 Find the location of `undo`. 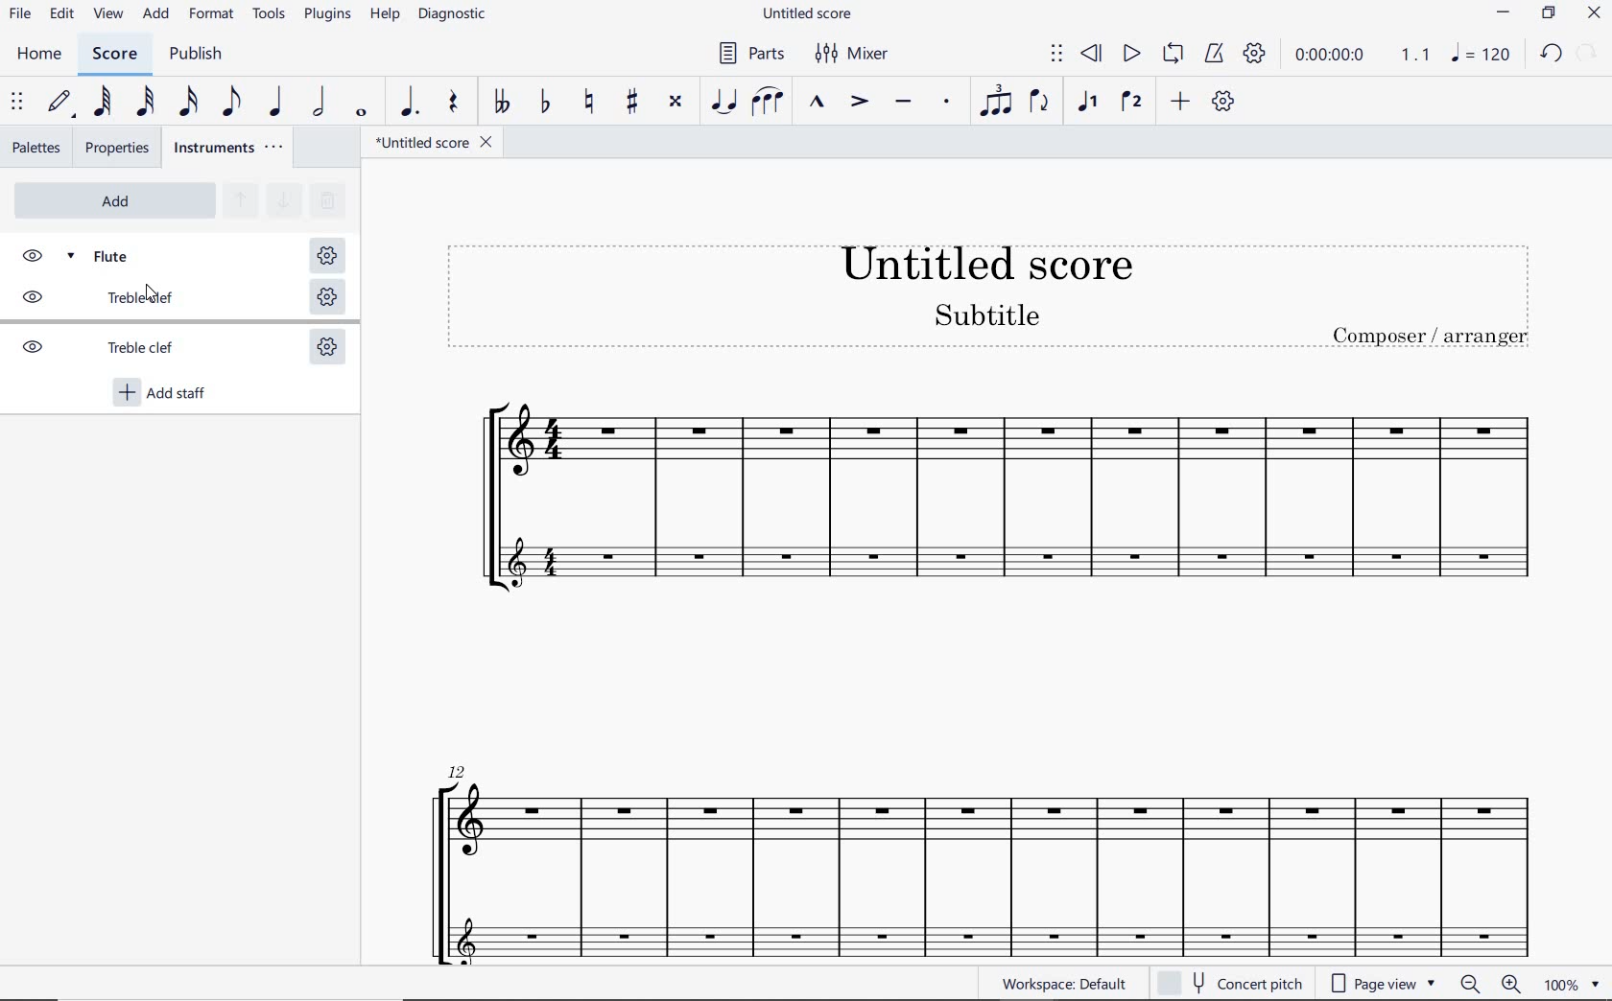

undo is located at coordinates (1553, 55).